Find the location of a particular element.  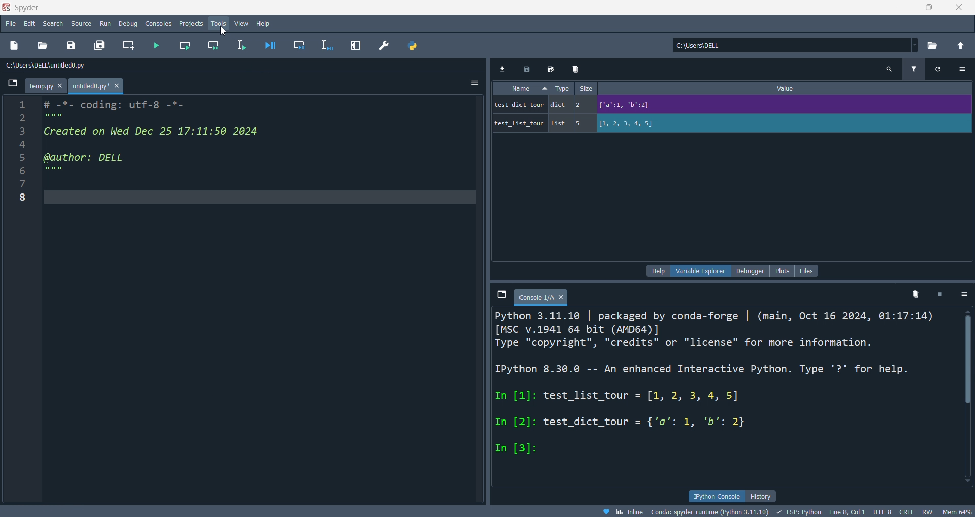

run cell and move is located at coordinates (213, 45).